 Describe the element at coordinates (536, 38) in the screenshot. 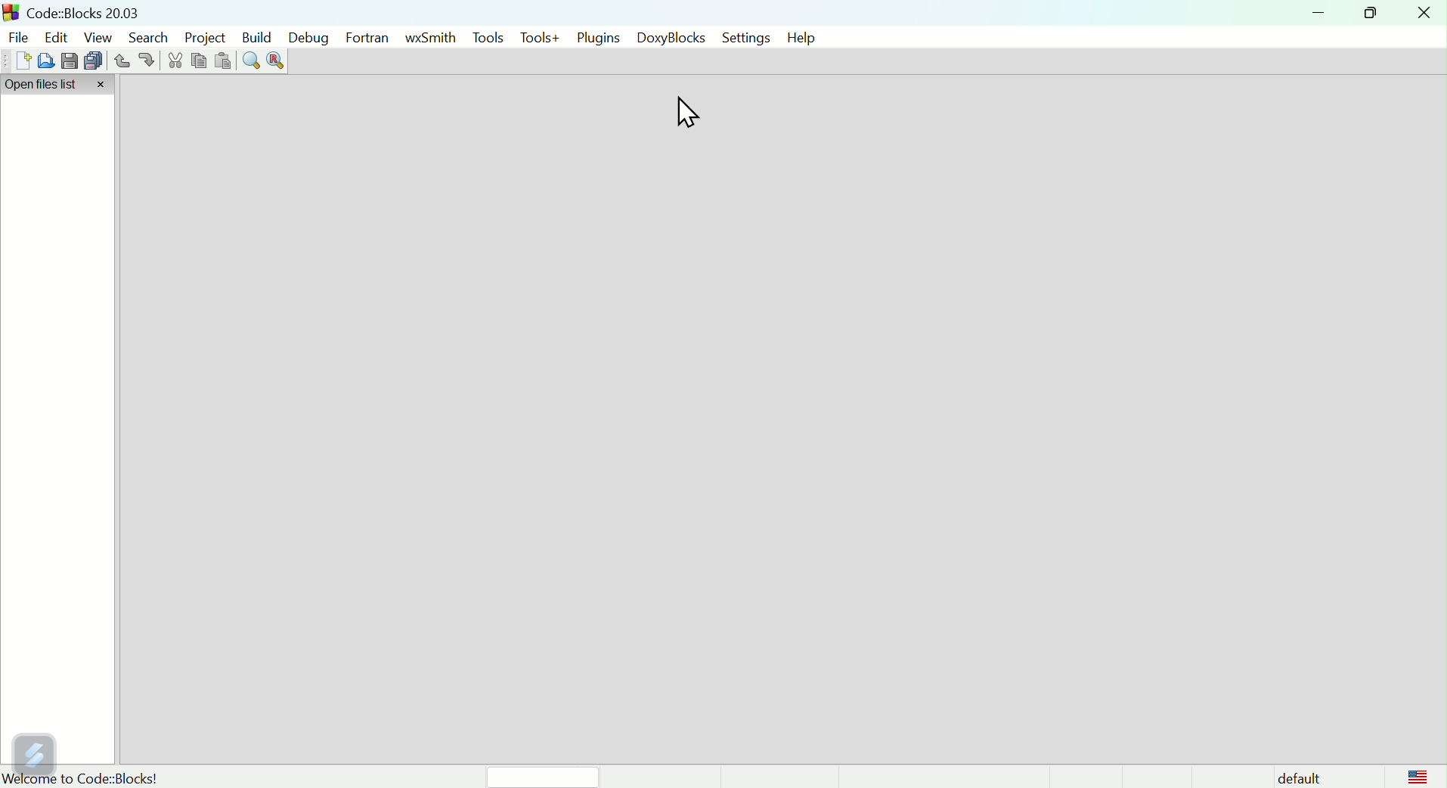

I see `tools+` at that location.